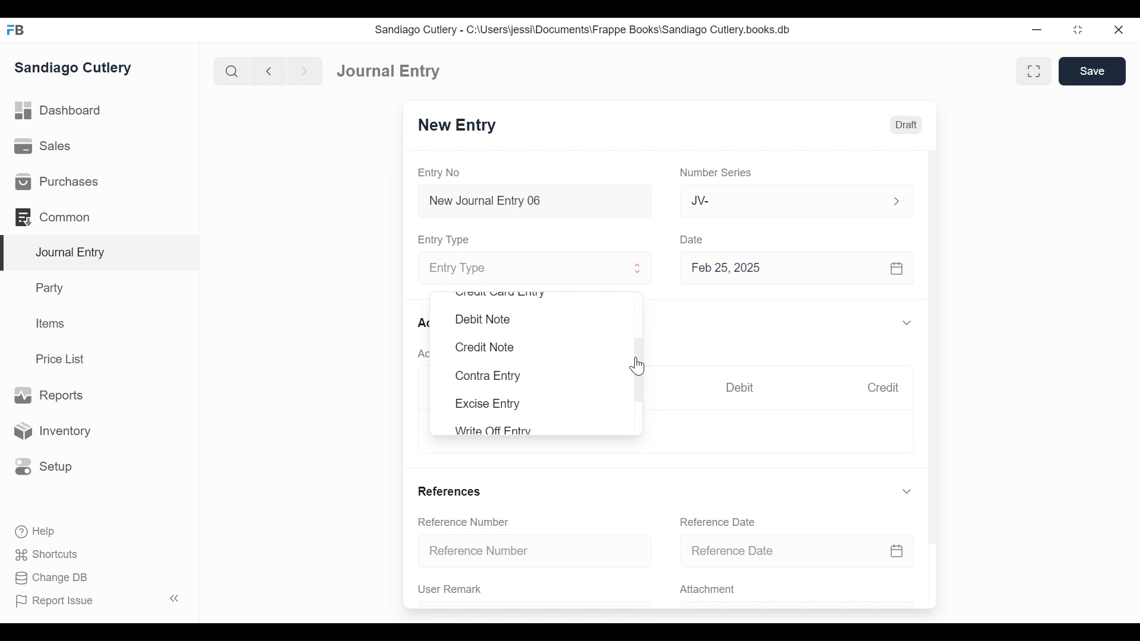  What do you see at coordinates (740, 388) in the screenshot?
I see `Debit` at bounding box center [740, 388].